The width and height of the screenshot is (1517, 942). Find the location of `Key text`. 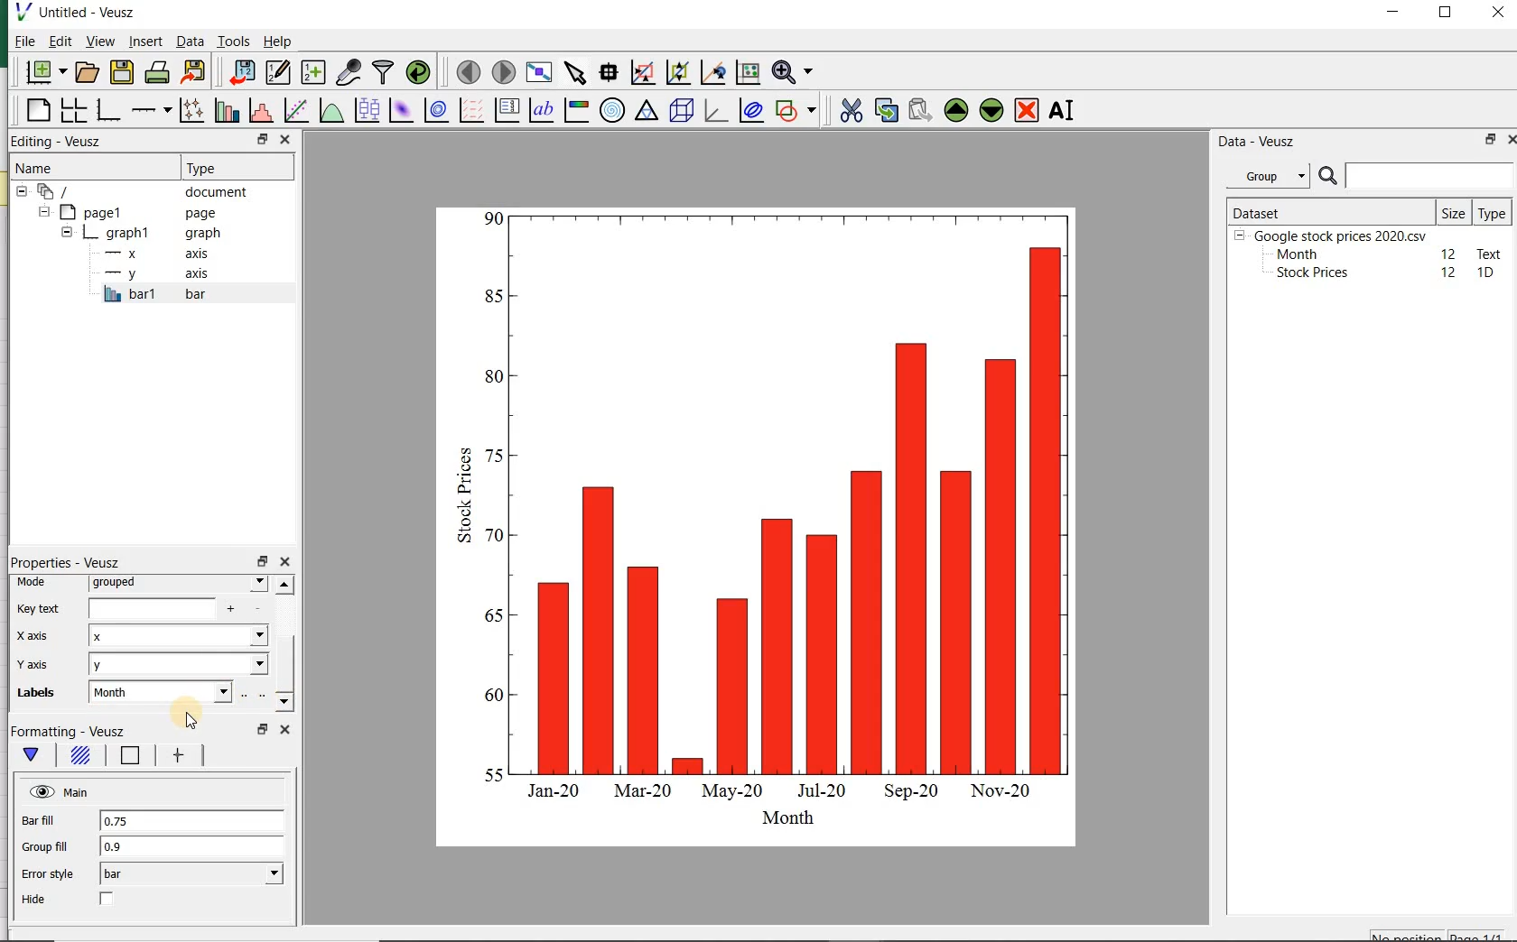

Key text is located at coordinates (38, 610).